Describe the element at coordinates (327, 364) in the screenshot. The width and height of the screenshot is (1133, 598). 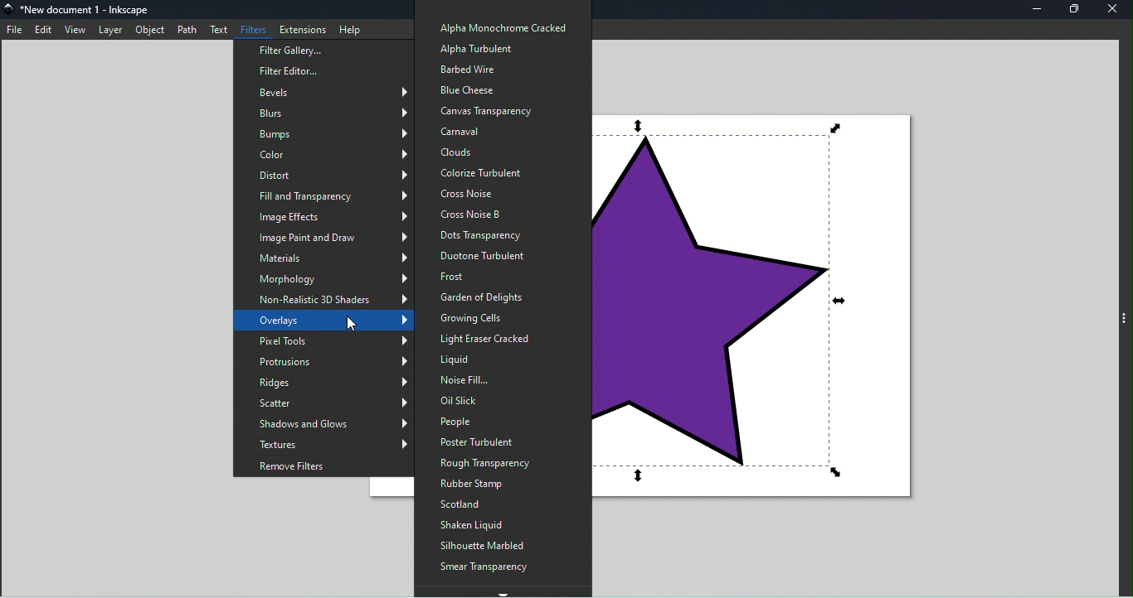
I see `Portrusions` at that location.